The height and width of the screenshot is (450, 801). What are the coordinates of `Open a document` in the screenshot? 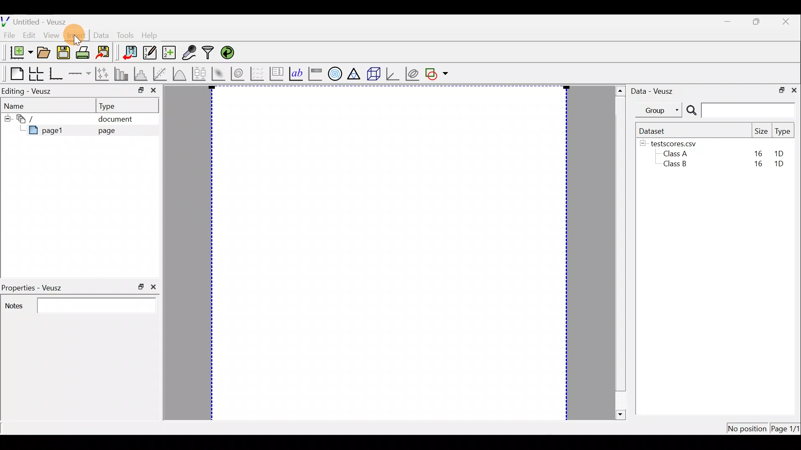 It's located at (43, 52).